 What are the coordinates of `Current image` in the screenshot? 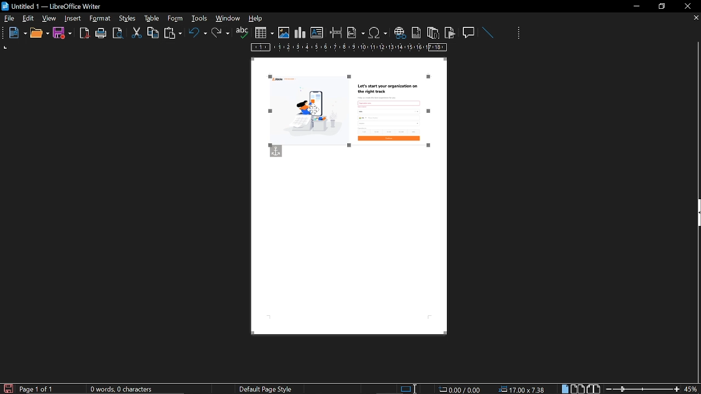 It's located at (354, 119).